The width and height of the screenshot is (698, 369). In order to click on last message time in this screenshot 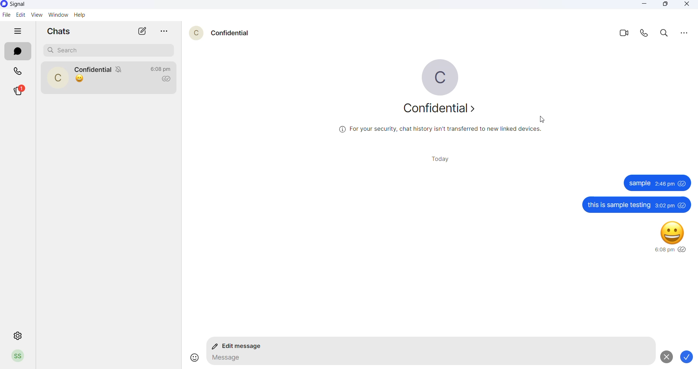, I will do `click(161, 69)`.